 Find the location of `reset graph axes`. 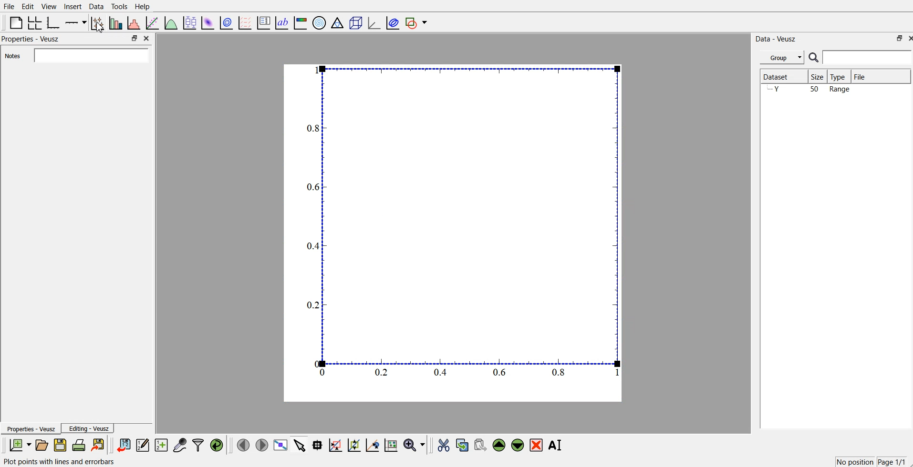

reset graph axes is located at coordinates (392, 447).